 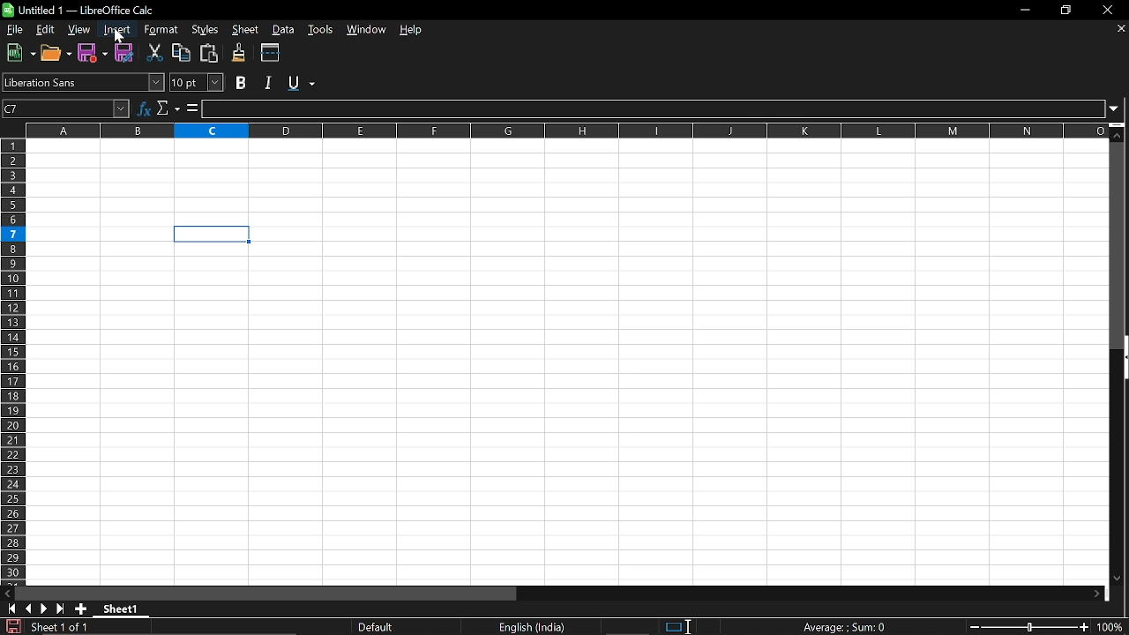 What do you see at coordinates (248, 30) in the screenshot?
I see `Sheet` at bounding box center [248, 30].